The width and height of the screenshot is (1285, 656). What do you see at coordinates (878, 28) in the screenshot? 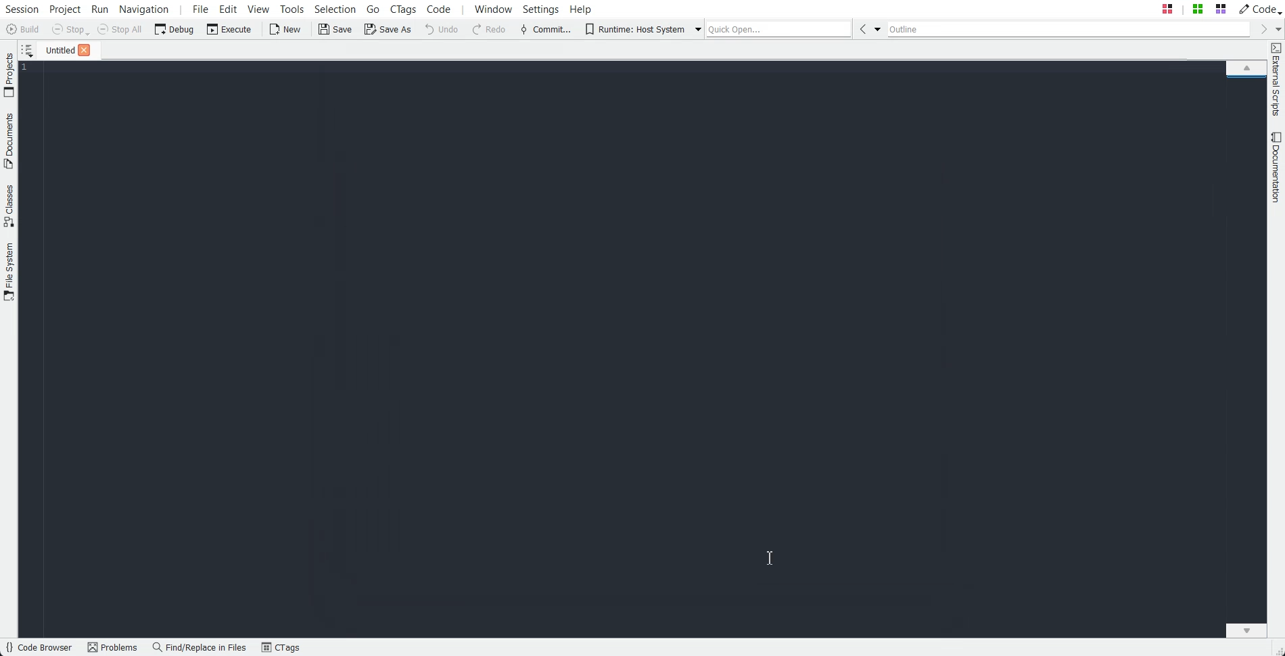
I see `Drop Down box` at bounding box center [878, 28].